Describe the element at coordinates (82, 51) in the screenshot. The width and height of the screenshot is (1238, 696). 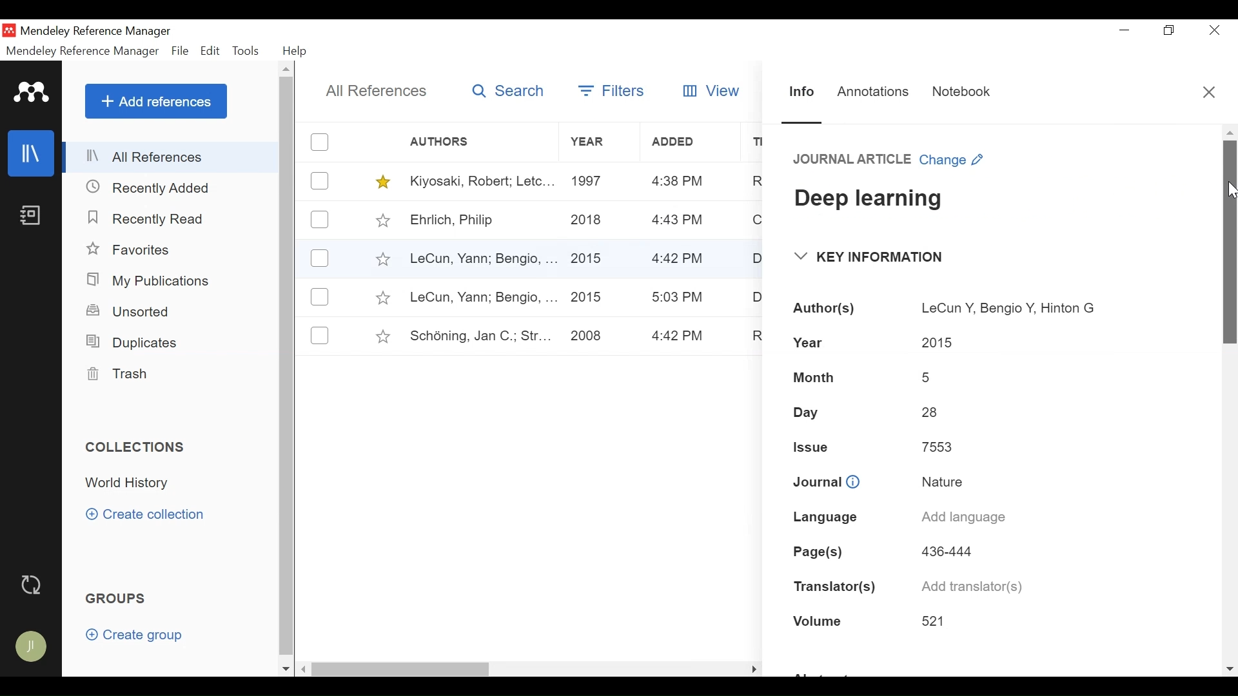
I see `Mendeley Reference Manager` at that location.